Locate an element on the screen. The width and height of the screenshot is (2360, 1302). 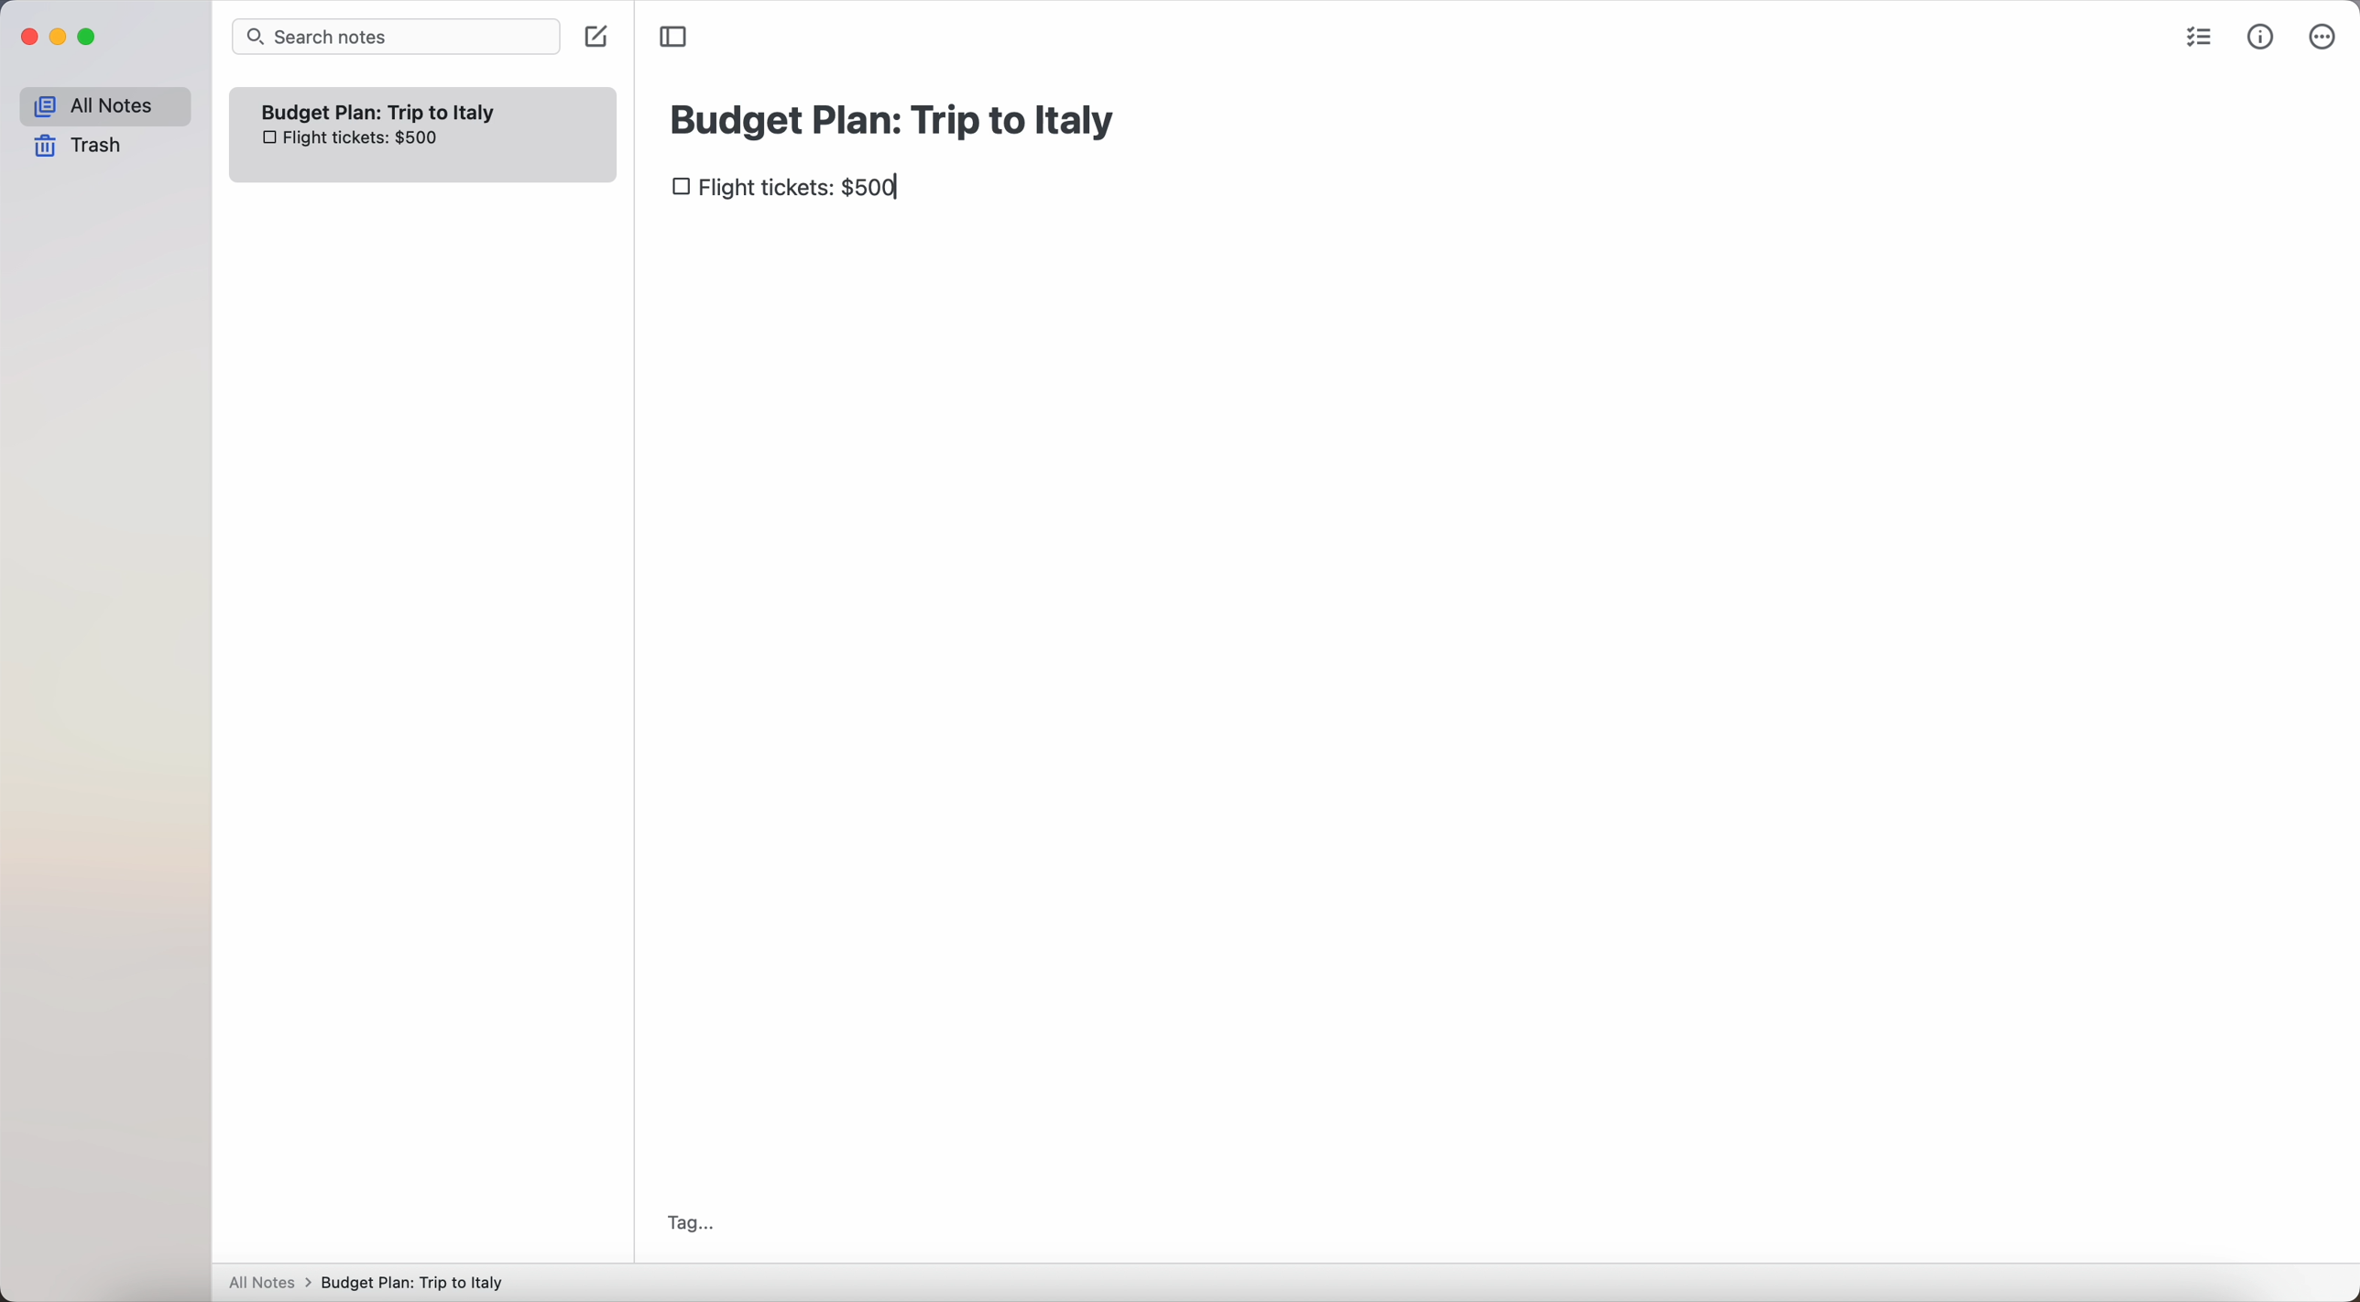
create note is located at coordinates (595, 38).